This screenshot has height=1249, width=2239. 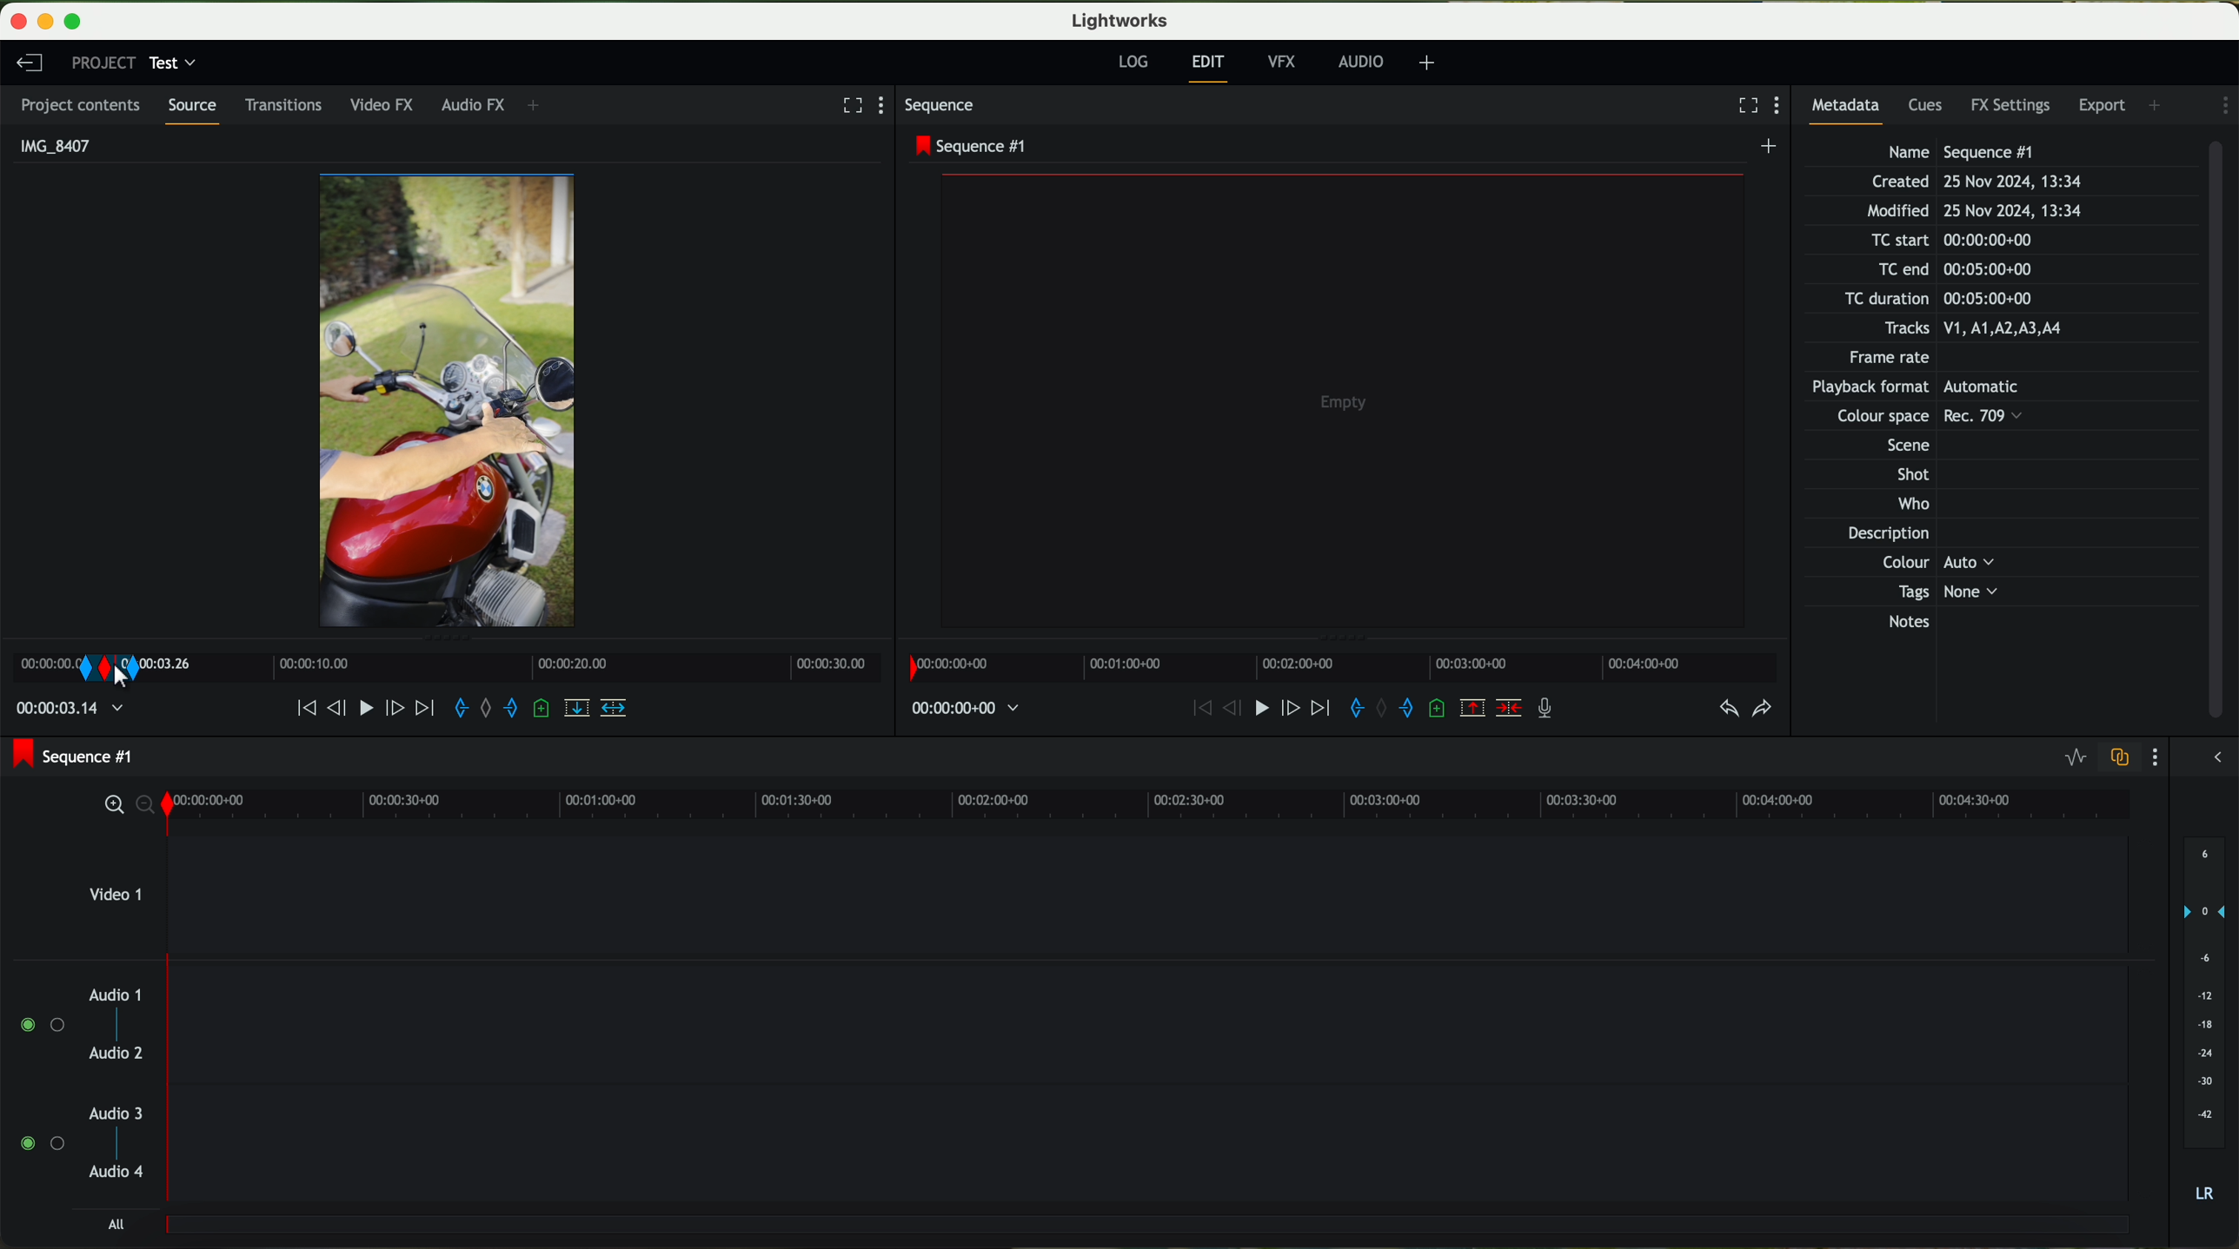 I want to click on Lightworks, so click(x=1118, y=21).